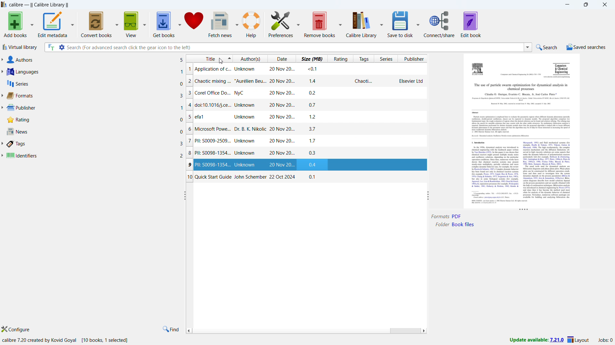 Image resolution: width=615 pixels, height=345 pixels. What do you see at coordinates (497, 202) in the screenshot?
I see `` at bounding box center [497, 202].